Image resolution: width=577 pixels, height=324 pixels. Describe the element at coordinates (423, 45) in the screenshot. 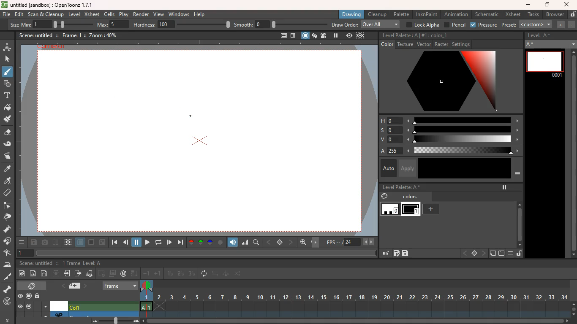

I see `vector` at that location.